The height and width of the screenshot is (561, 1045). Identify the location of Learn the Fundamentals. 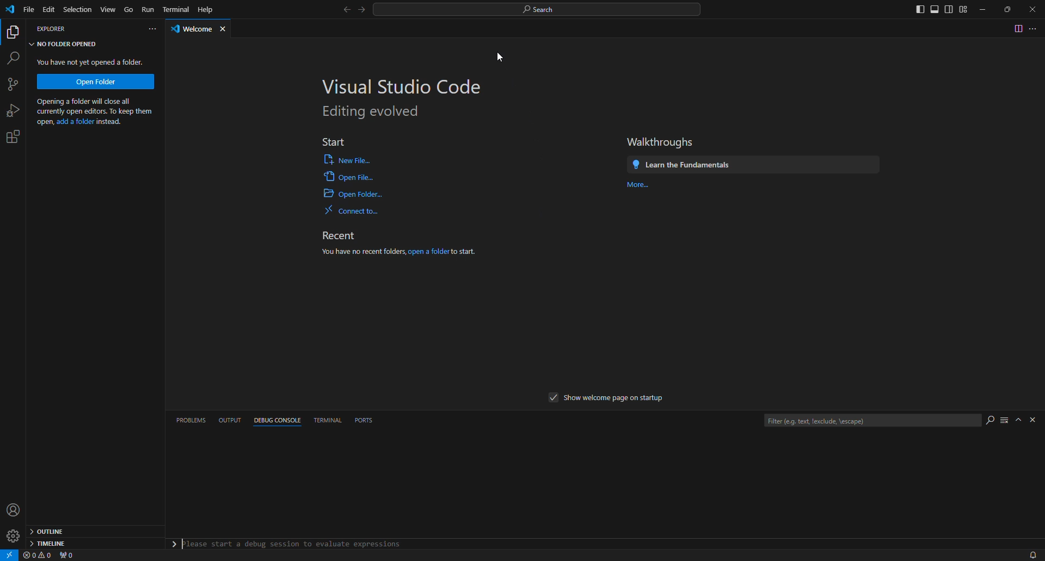
(752, 165).